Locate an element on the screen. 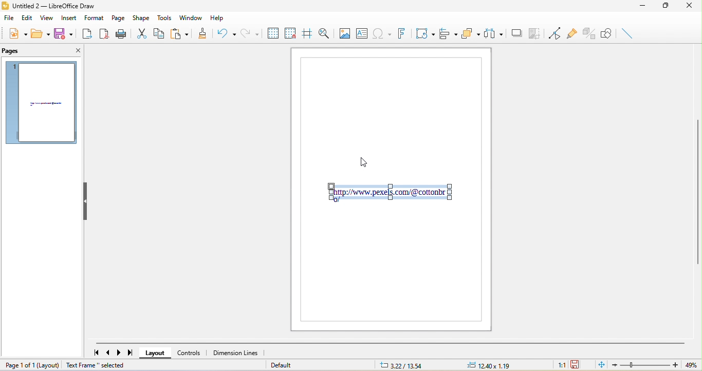 Image resolution: width=702 pixels, height=371 pixels. Inserted an external video link  is located at coordinates (391, 193).